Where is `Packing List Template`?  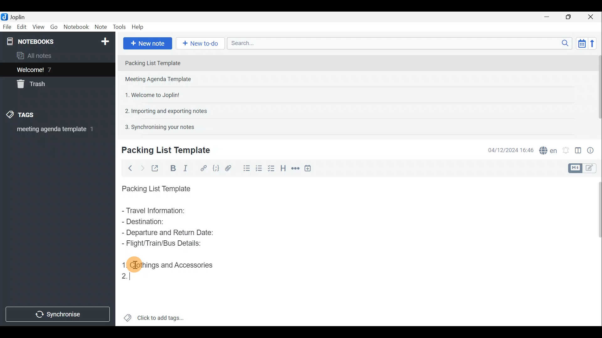
Packing List Template is located at coordinates (155, 187).